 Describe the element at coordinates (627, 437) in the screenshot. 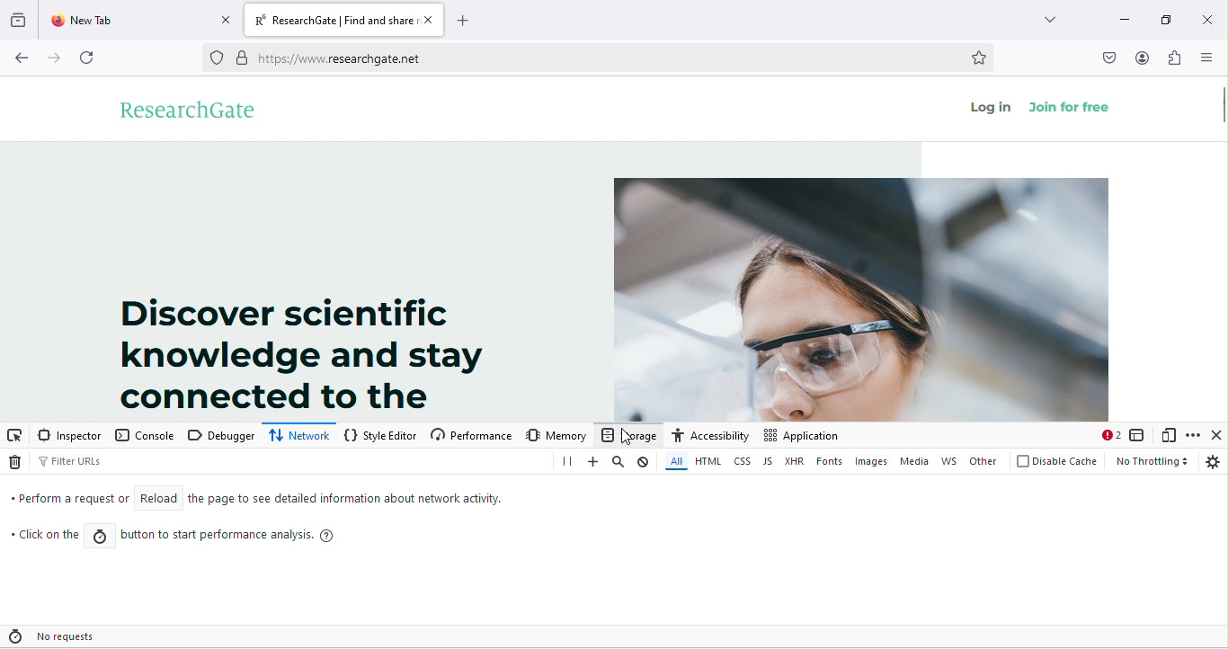

I see `cursor movement` at that location.